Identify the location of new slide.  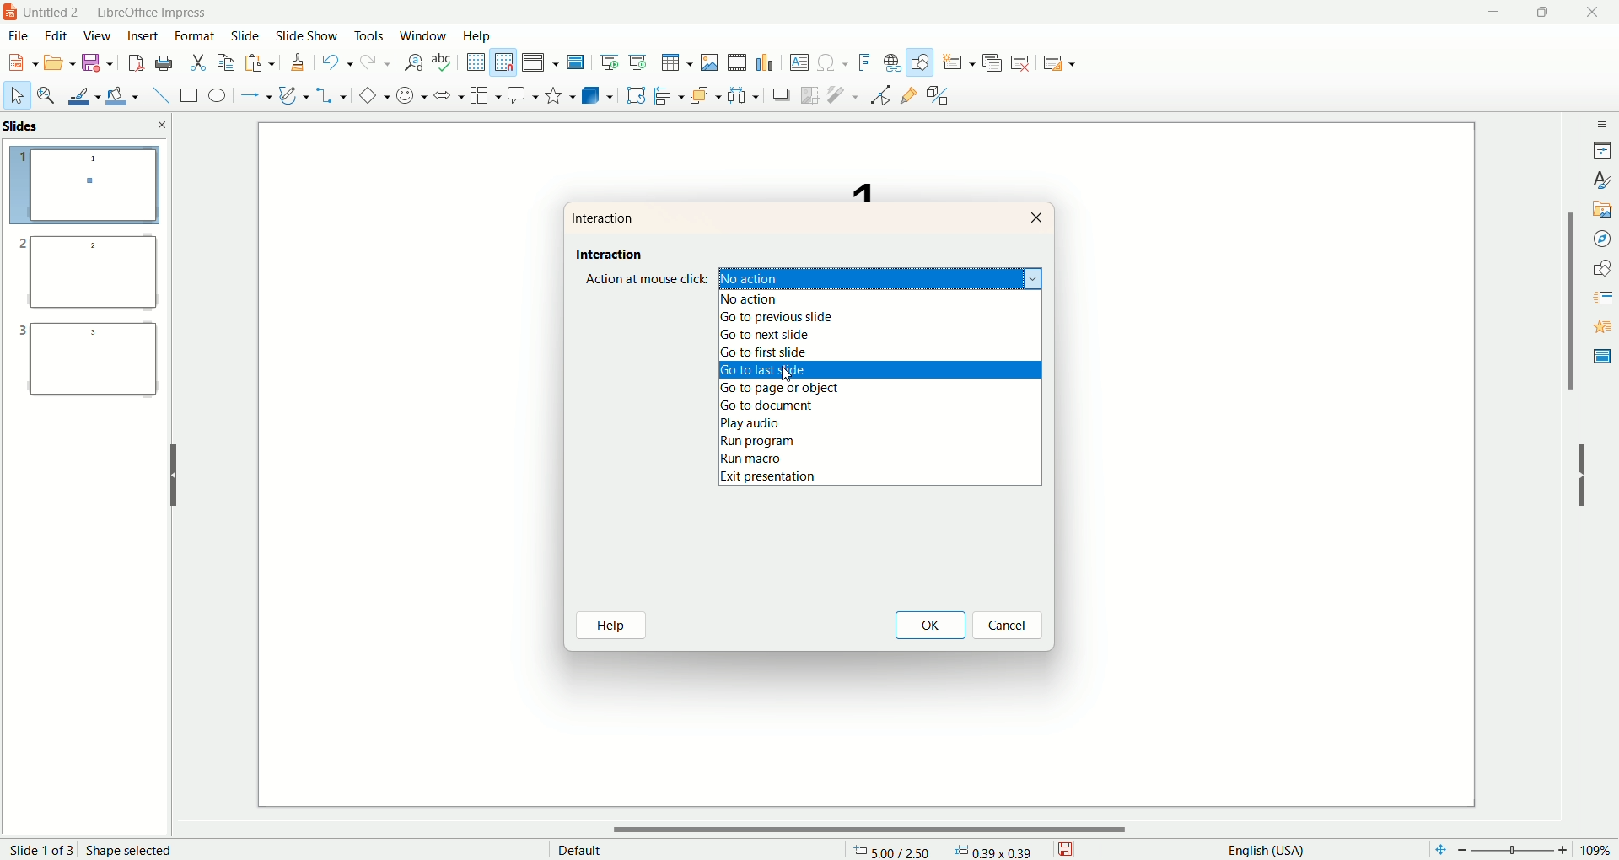
(958, 62).